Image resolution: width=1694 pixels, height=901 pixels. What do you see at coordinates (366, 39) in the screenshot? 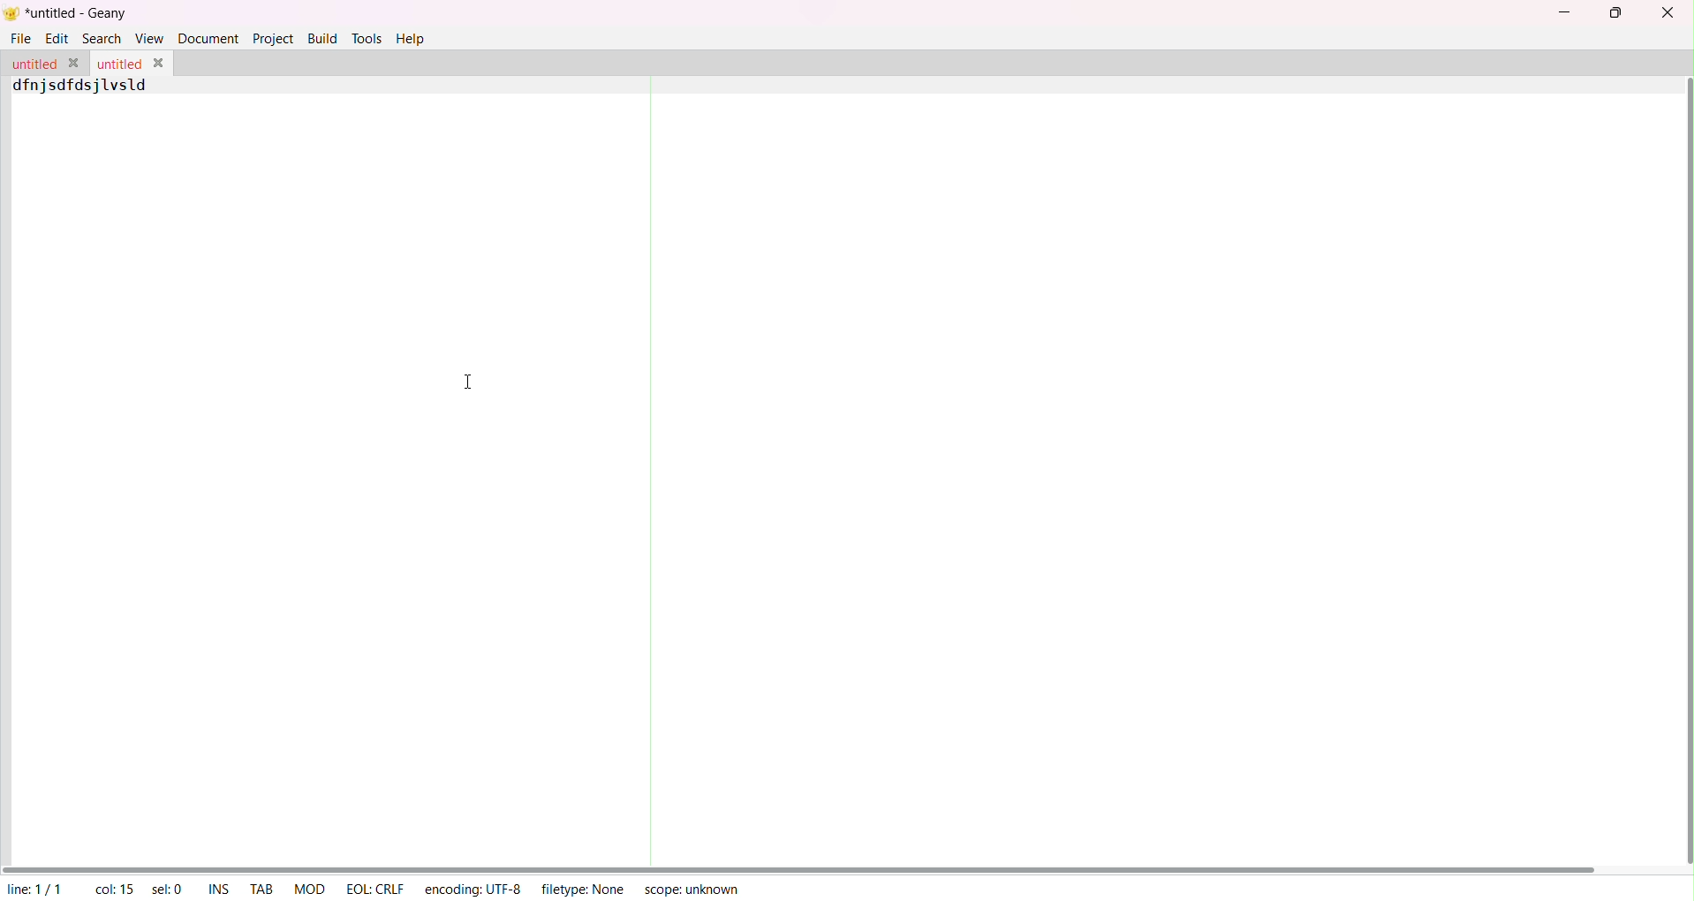
I see `tools` at bounding box center [366, 39].